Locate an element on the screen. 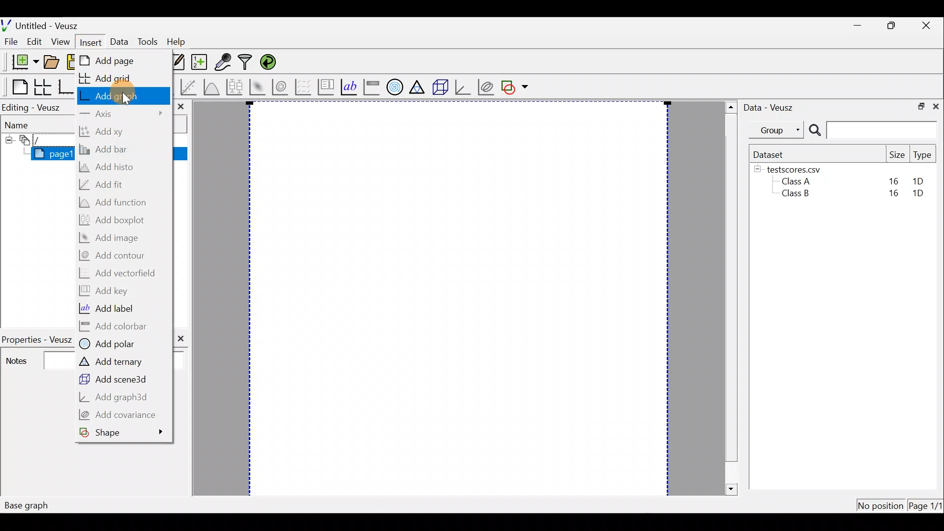 Image resolution: width=944 pixels, height=531 pixels. Data is located at coordinates (118, 40).